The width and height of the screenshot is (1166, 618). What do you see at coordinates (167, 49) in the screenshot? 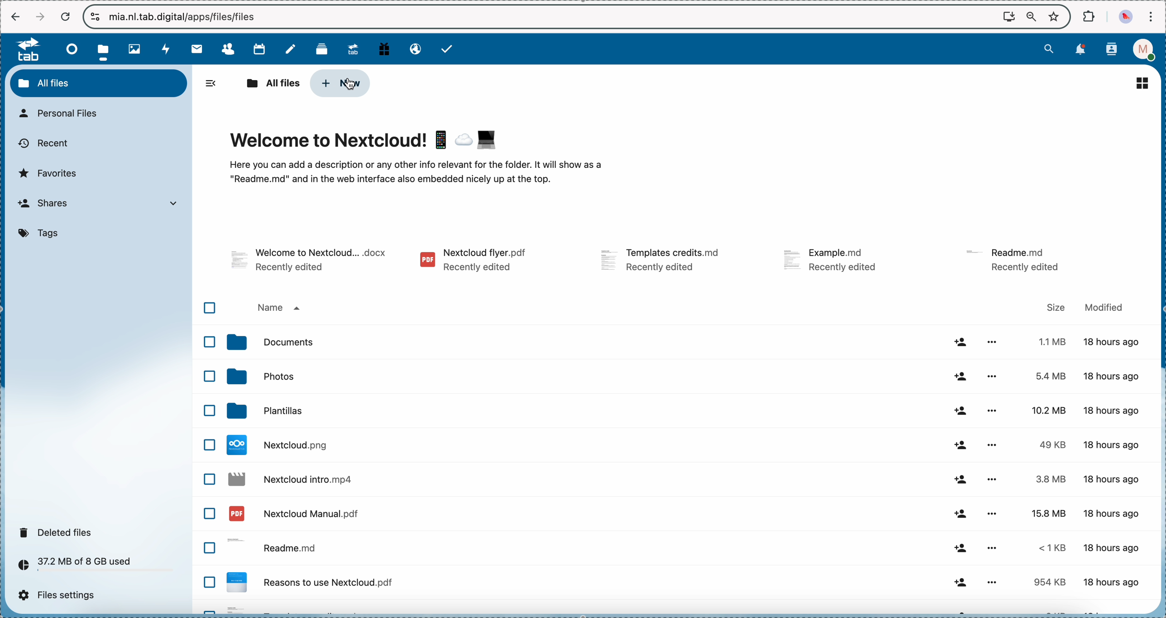
I see `activity` at bounding box center [167, 49].